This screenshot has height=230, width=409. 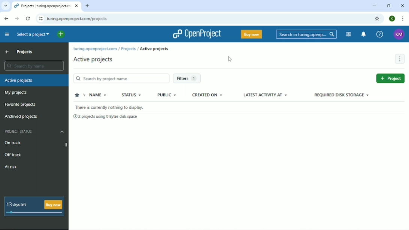 I want to click on Forward, so click(x=17, y=19).